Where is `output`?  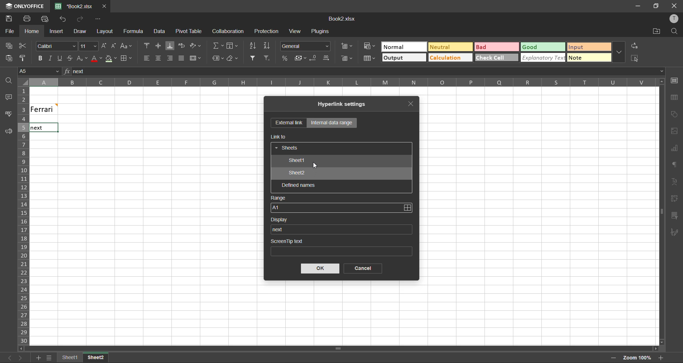 output is located at coordinates (404, 58).